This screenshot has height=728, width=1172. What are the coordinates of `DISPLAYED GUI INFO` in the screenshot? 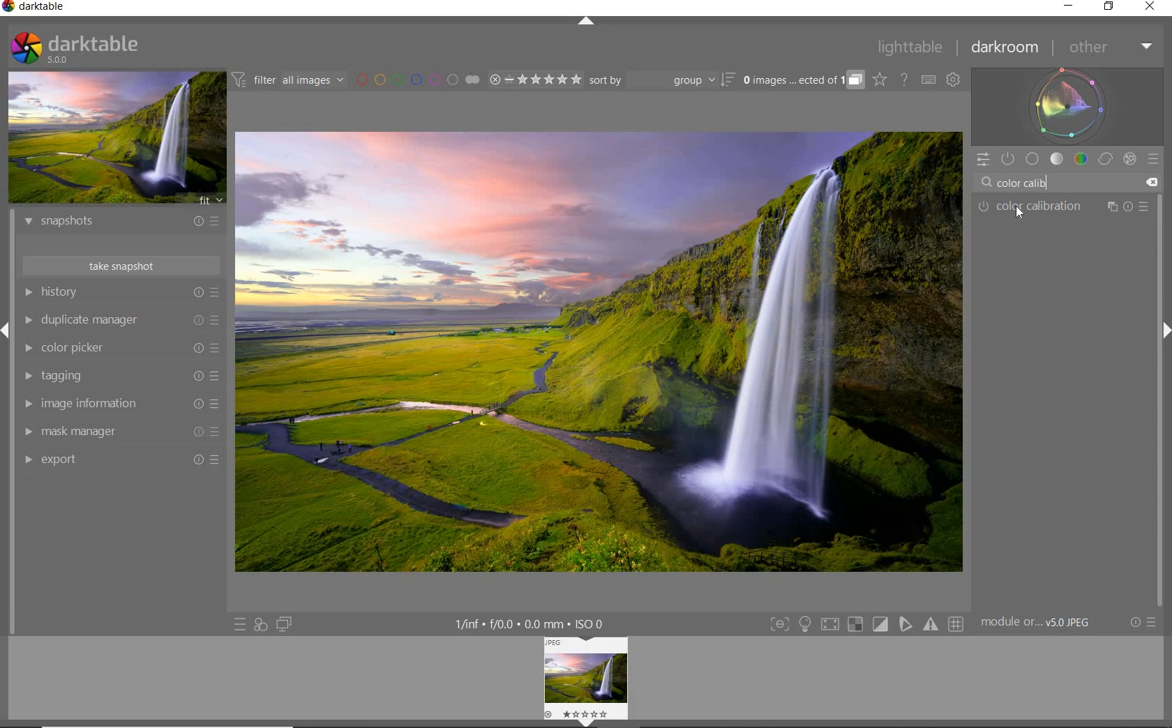 It's located at (533, 623).